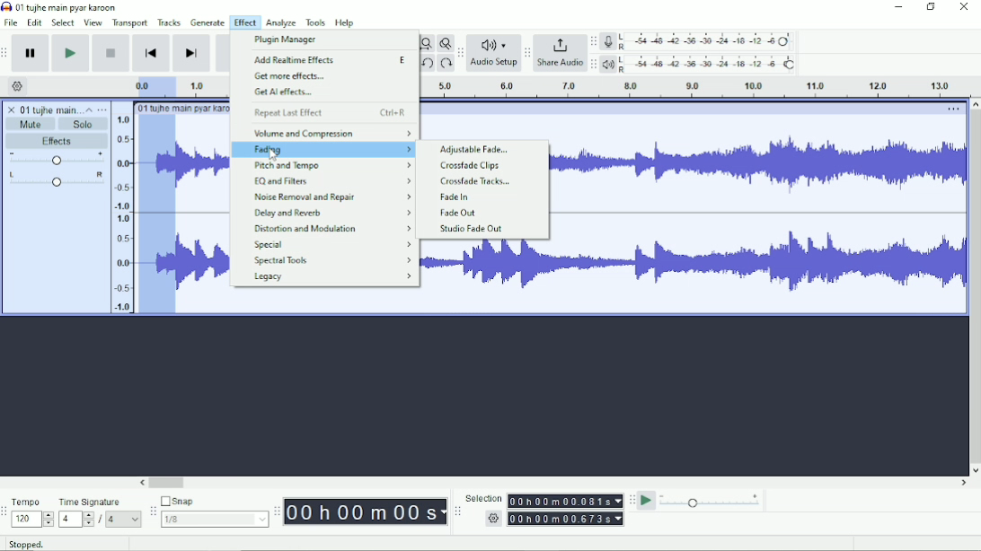  I want to click on Skip to start, so click(151, 54).